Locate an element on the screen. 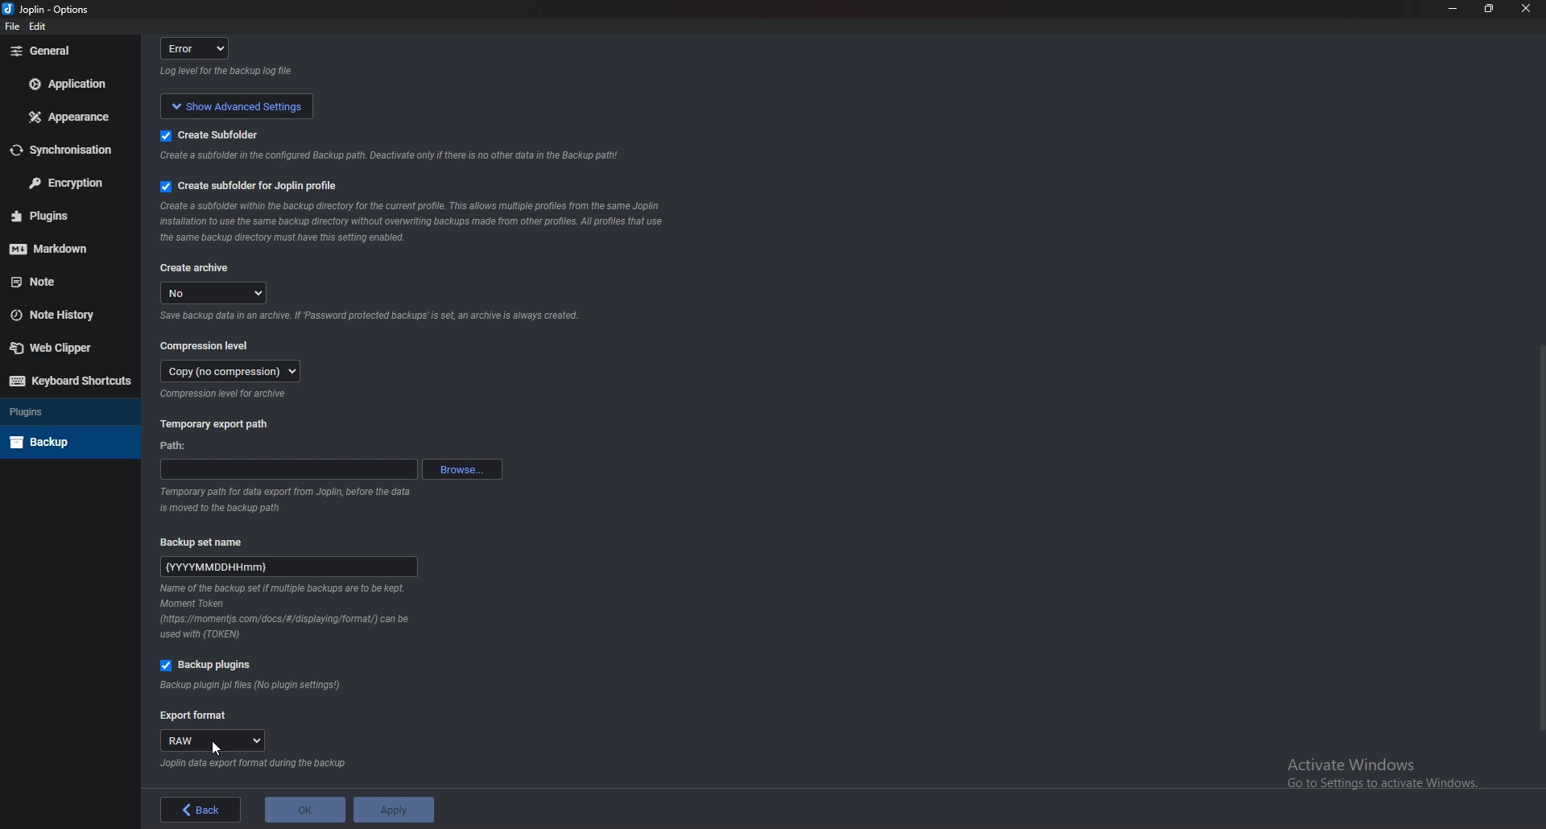 This screenshot has width=1546, height=829. name is located at coordinates (290, 564).